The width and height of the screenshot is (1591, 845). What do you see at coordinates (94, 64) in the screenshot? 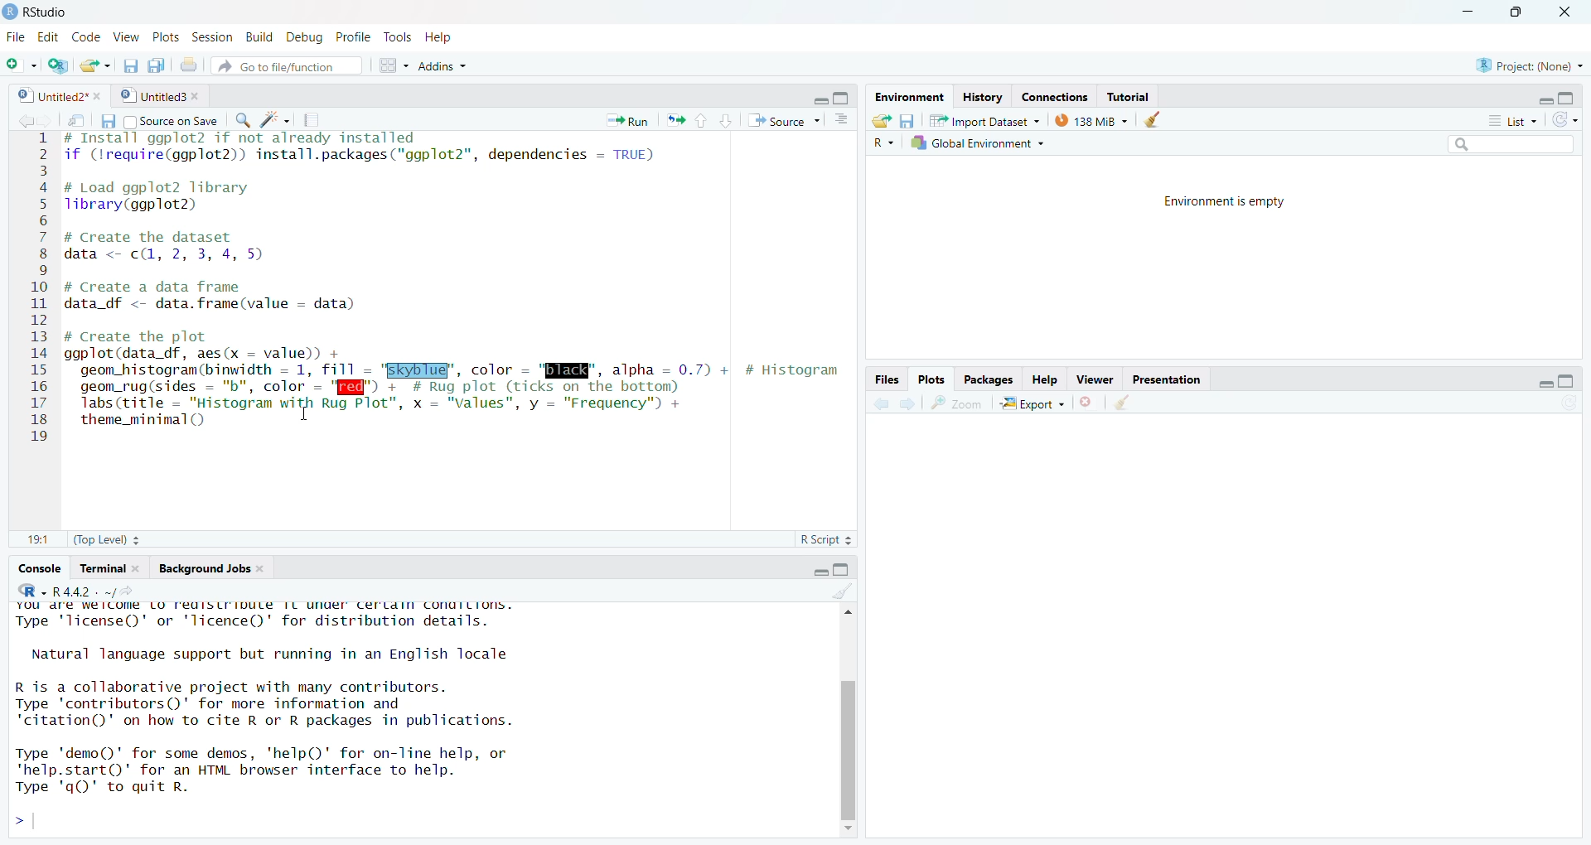
I see `Open file` at bounding box center [94, 64].